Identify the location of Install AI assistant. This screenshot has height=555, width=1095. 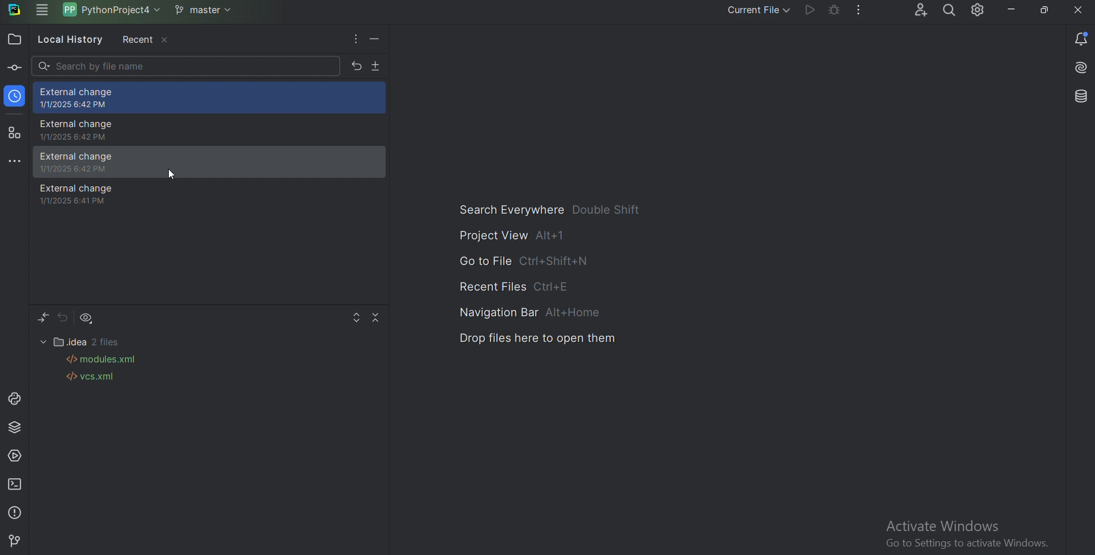
(1076, 67).